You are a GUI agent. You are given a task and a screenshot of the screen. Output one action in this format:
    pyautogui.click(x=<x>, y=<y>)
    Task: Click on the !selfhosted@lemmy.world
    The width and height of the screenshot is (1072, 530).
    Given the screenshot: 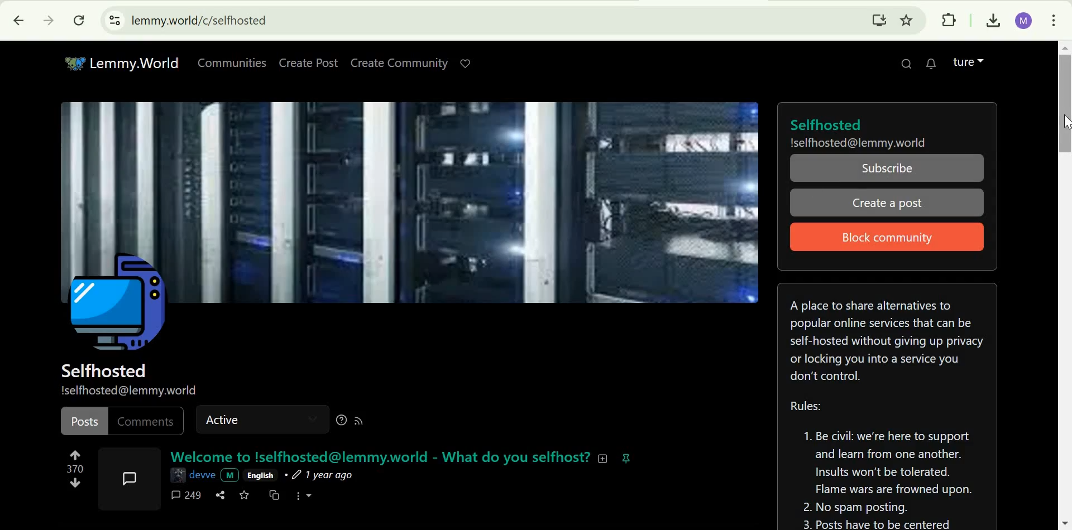 What is the action you would take?
    pyautogui.click(x=129, y=390)
    